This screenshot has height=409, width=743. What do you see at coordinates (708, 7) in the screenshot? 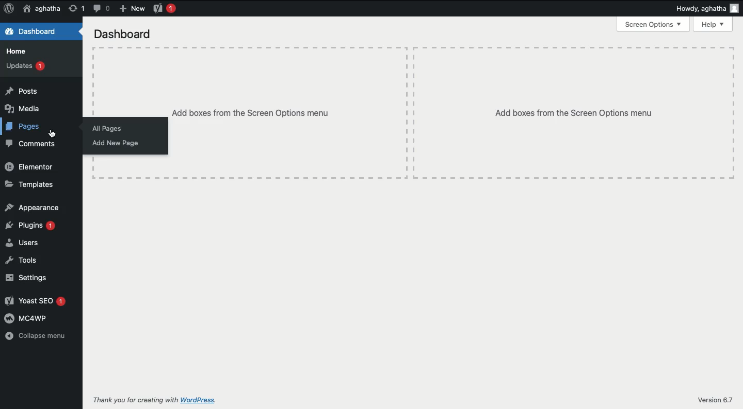
I see `Howdy user` at bounding box center [708, 7].